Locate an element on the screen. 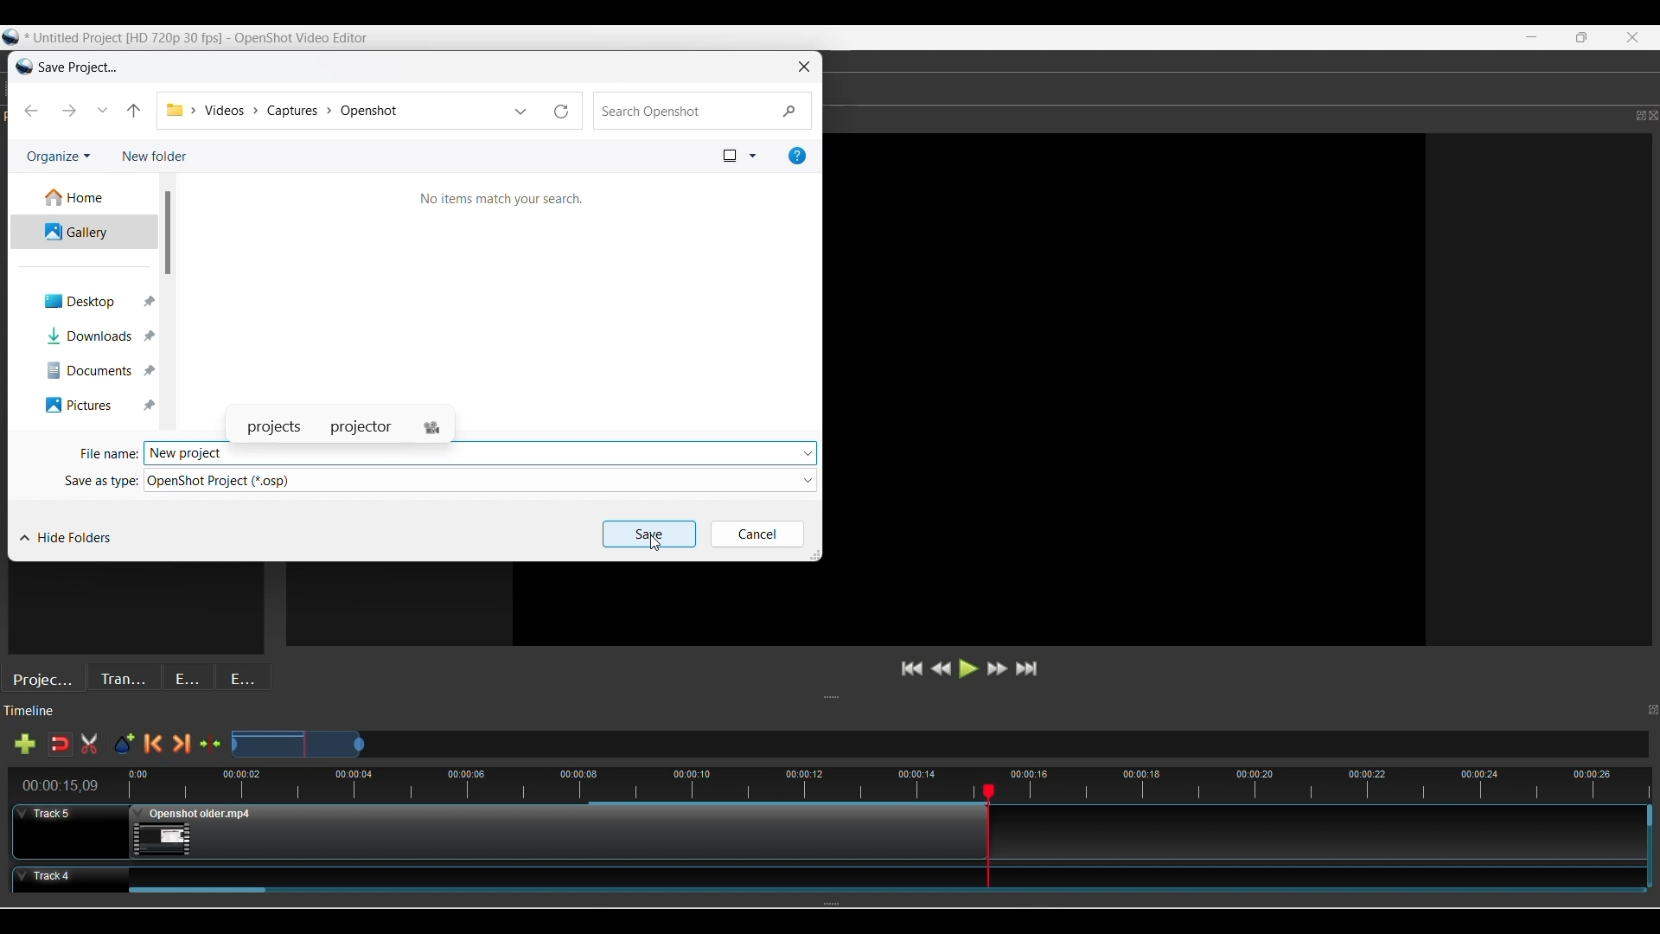 The width and height of the screenshot is (1660, 934). Fastforward is located at coordinates (998, 669).